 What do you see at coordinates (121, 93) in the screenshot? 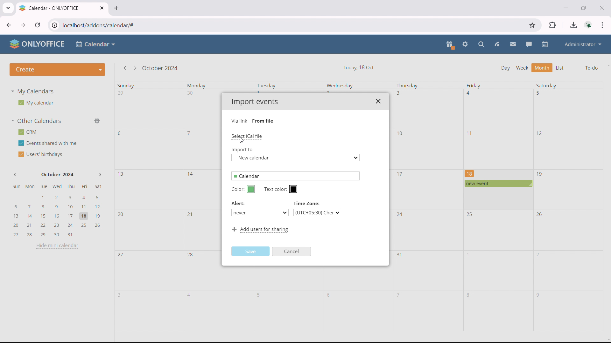
I see `29` at bounding box center [121, 93].